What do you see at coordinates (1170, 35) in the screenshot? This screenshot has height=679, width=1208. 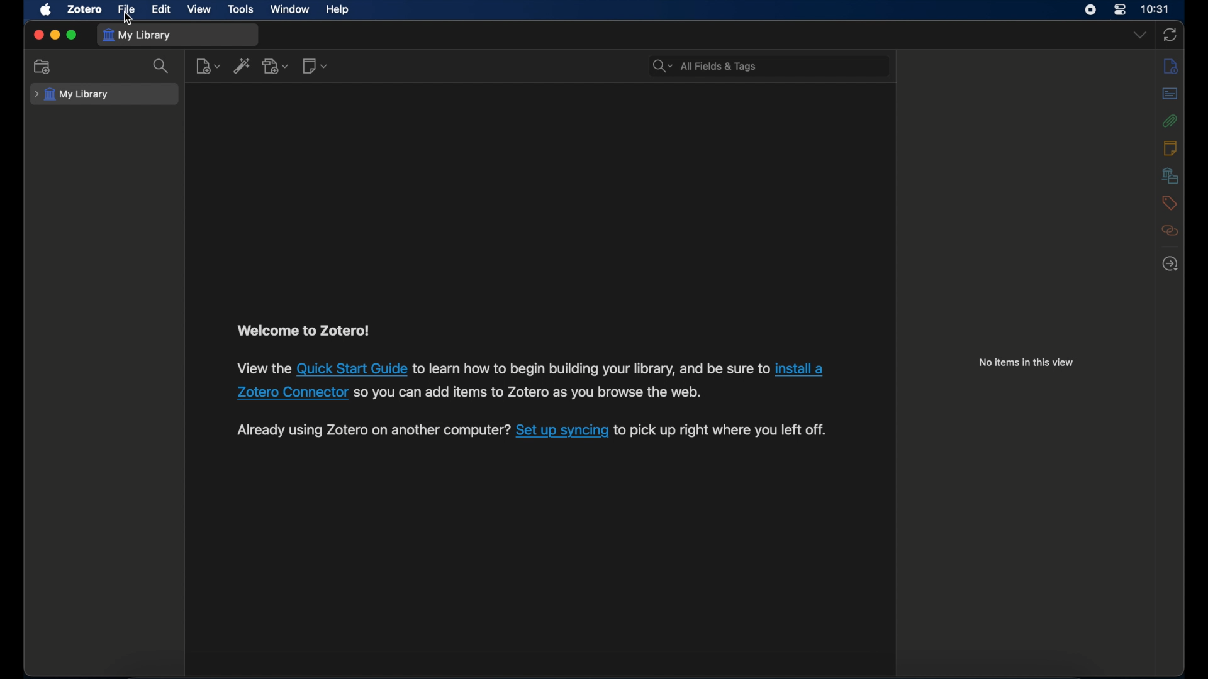 I see `sync` at bounding box center [1170, 35].